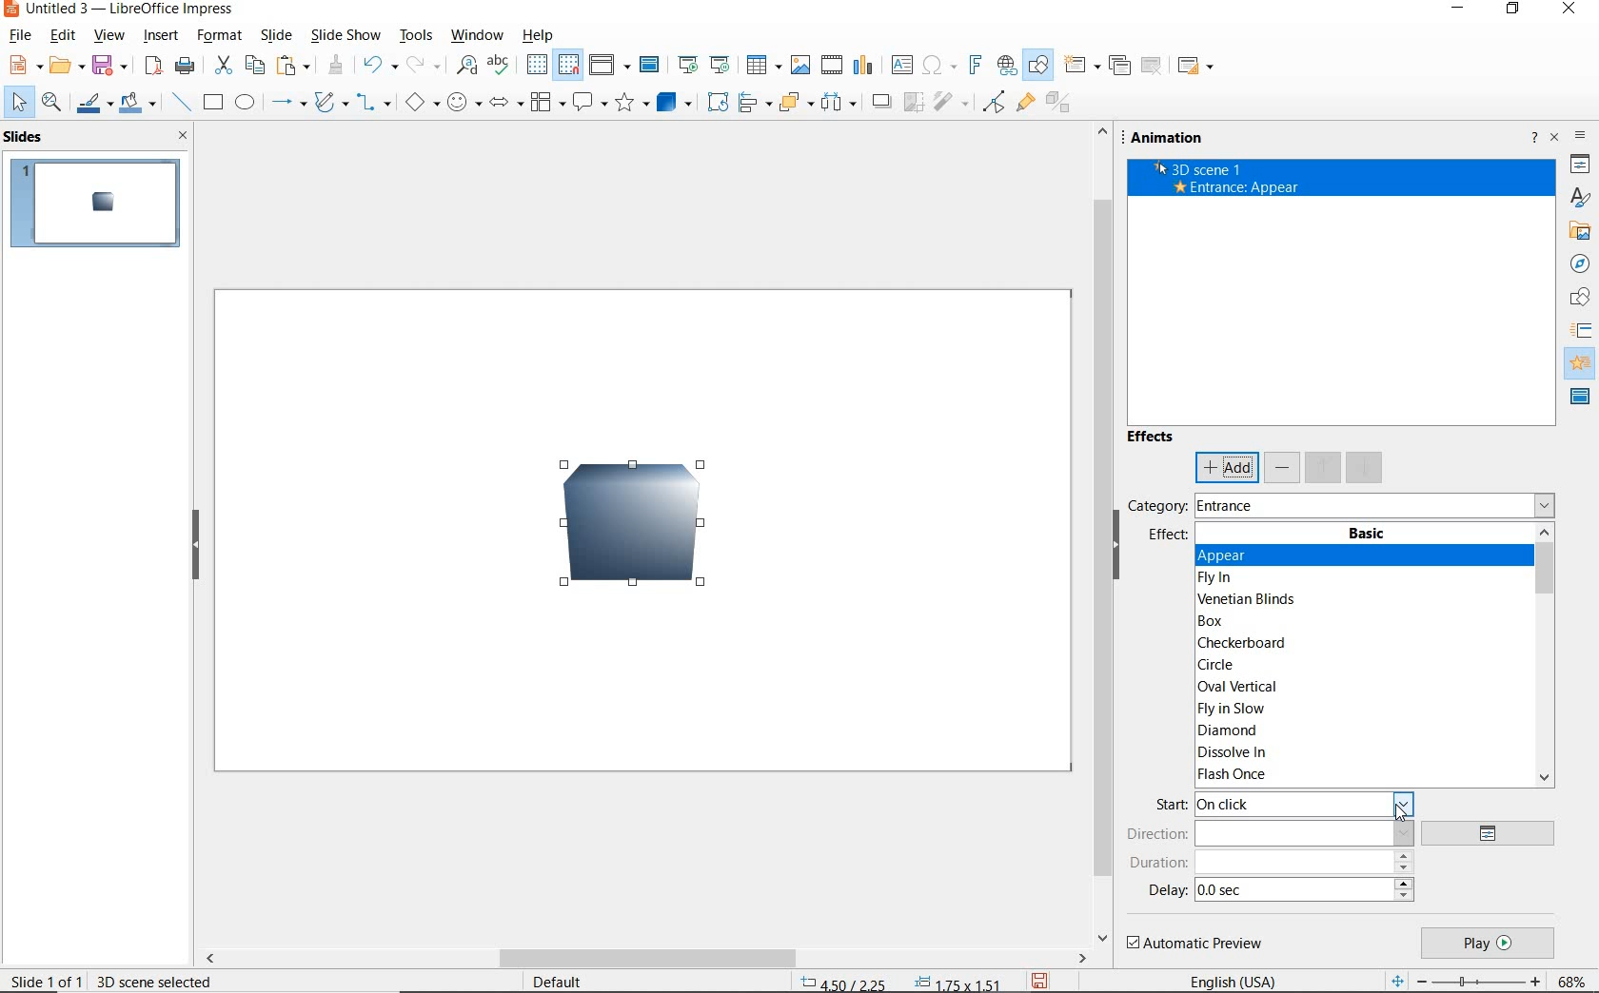 The height and width of the screenshot is (993, 1599). Describe the element at coordinates (288, 106) in the screenshot. I see `lines and arrows` at that location.